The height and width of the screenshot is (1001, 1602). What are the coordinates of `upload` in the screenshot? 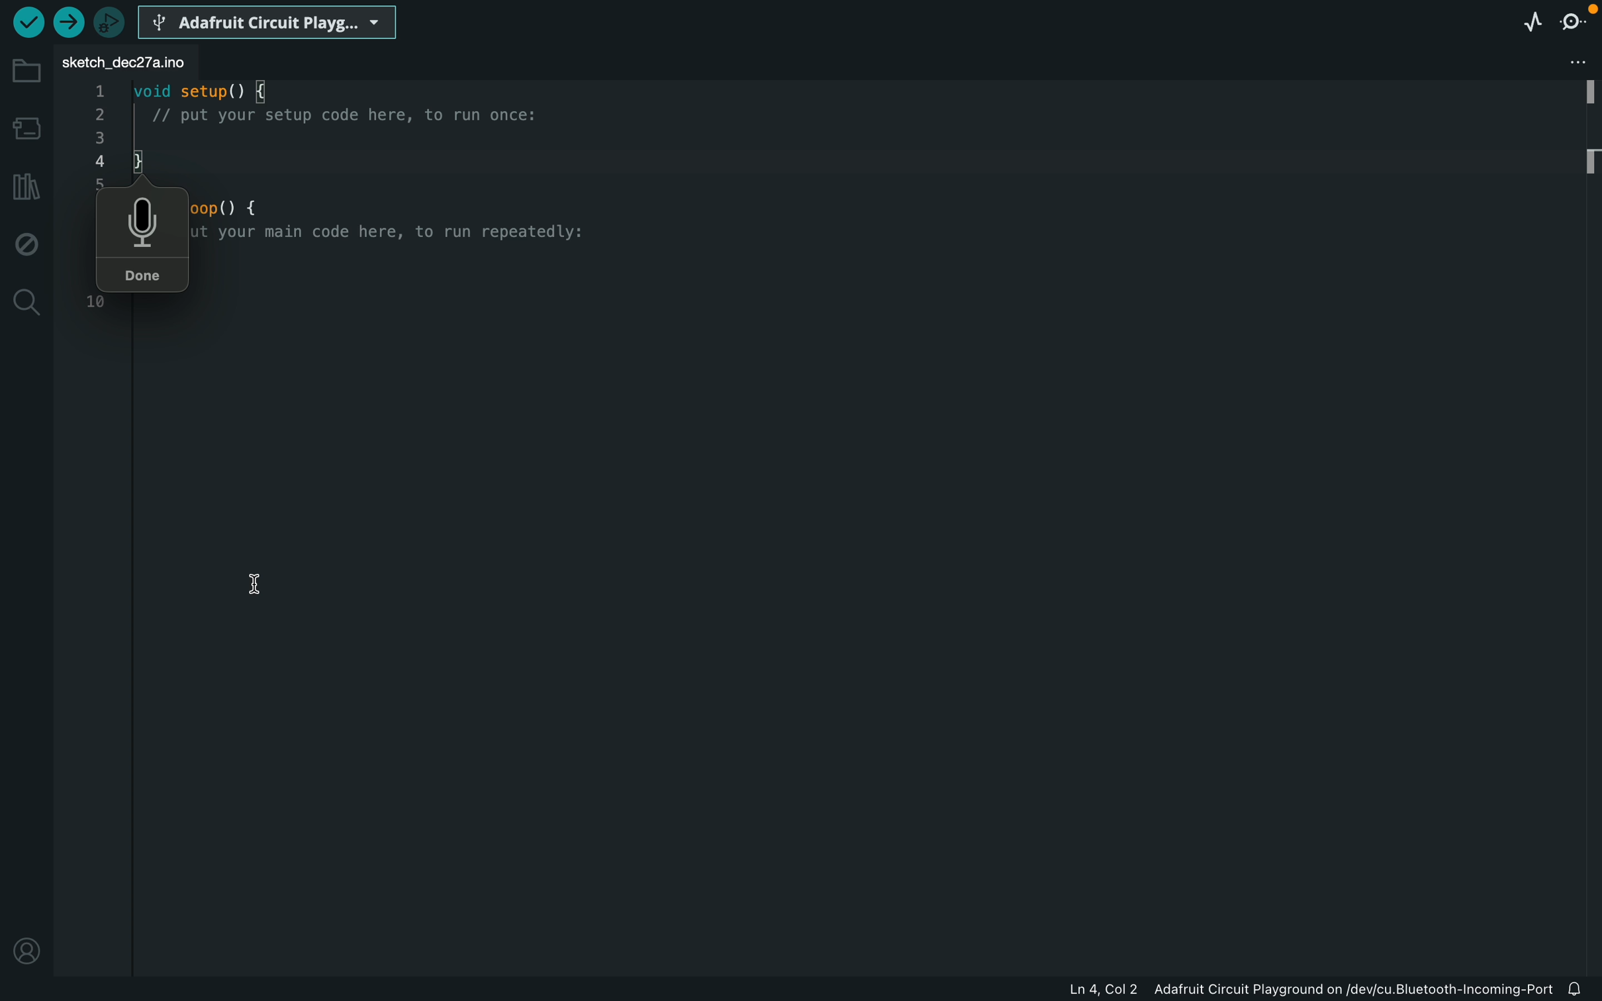 It's located at (25, 23).